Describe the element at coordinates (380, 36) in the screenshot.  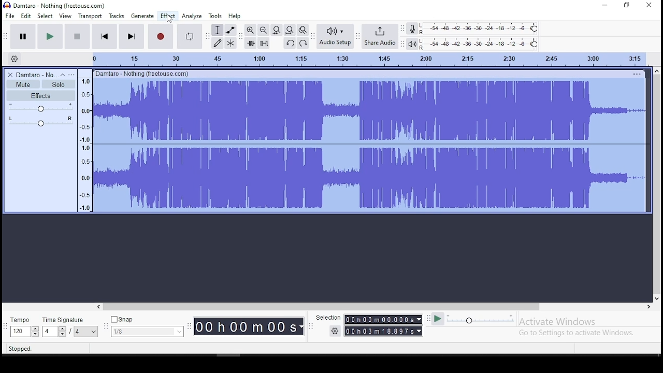
I see `share audio` at that location.